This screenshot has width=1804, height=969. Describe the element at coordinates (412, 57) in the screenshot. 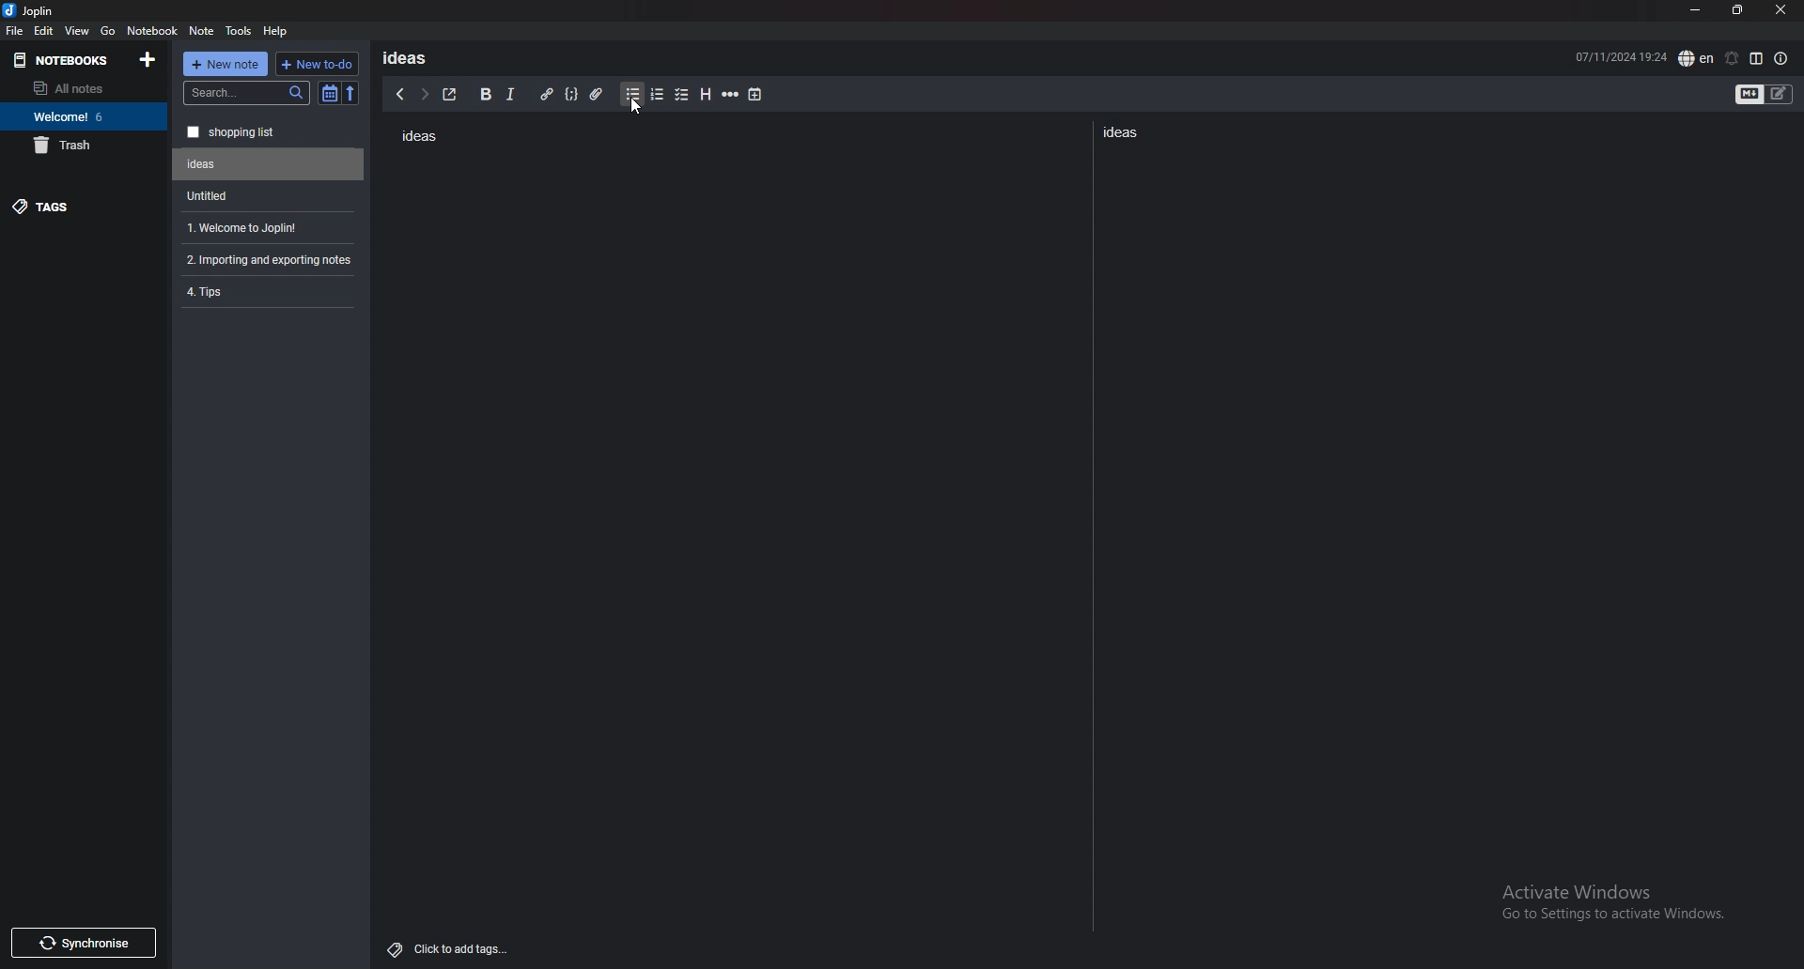

I see `ideas` at that location.